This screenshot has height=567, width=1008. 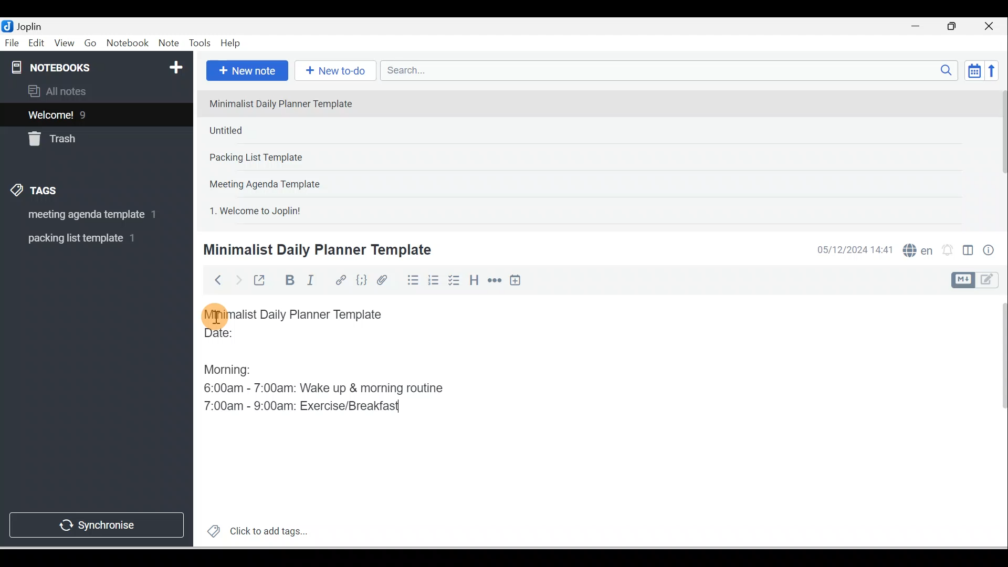 I want to click on New to-do, so click(x=333, y=71).